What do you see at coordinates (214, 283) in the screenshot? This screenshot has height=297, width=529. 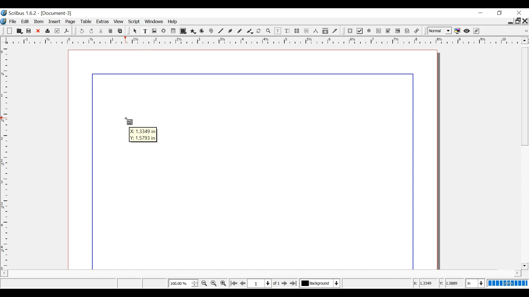 I see `Reset Zoom` at bounding box center [214, 283].